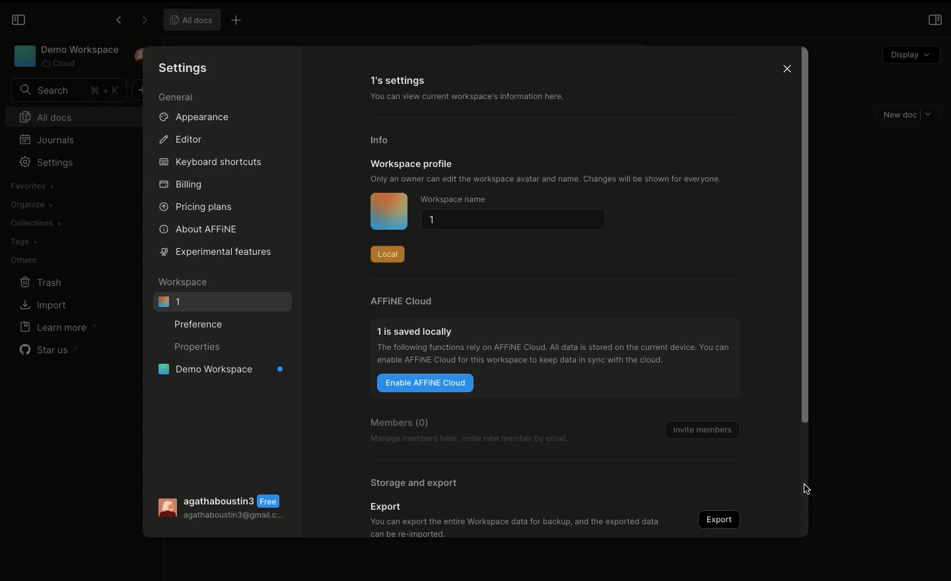 The height and width of the screenshot is (581, 951). What do you see at coordinates (117, 22) in the screenshot?
I see `Previous` at bounding box center [117, 22].